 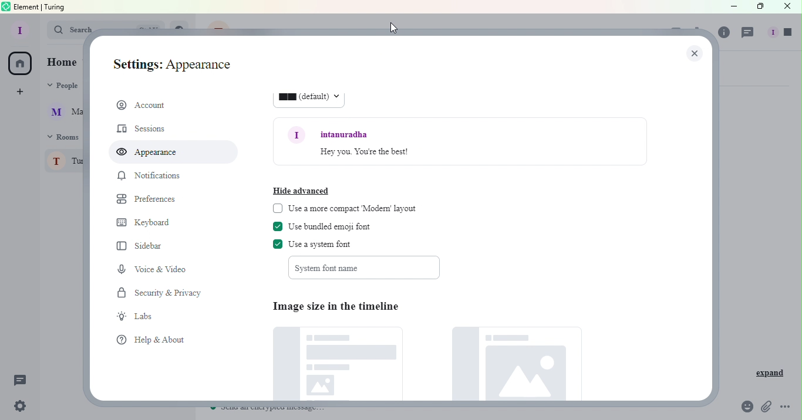 What do you see at coordinates (514, 362) in the screenshot?
I see `Large` at bounding box center [514, 362].